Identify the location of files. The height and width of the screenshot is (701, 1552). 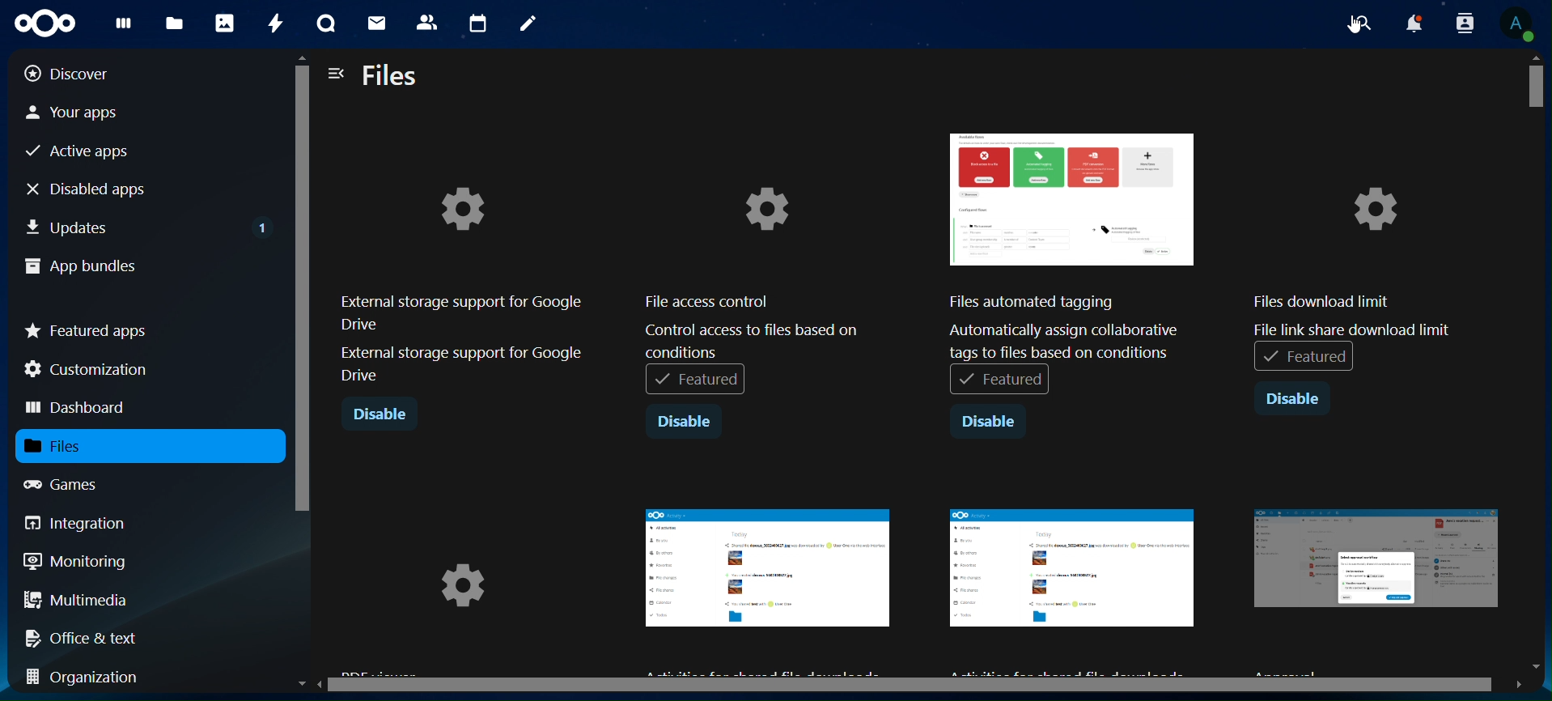
(392, 77).